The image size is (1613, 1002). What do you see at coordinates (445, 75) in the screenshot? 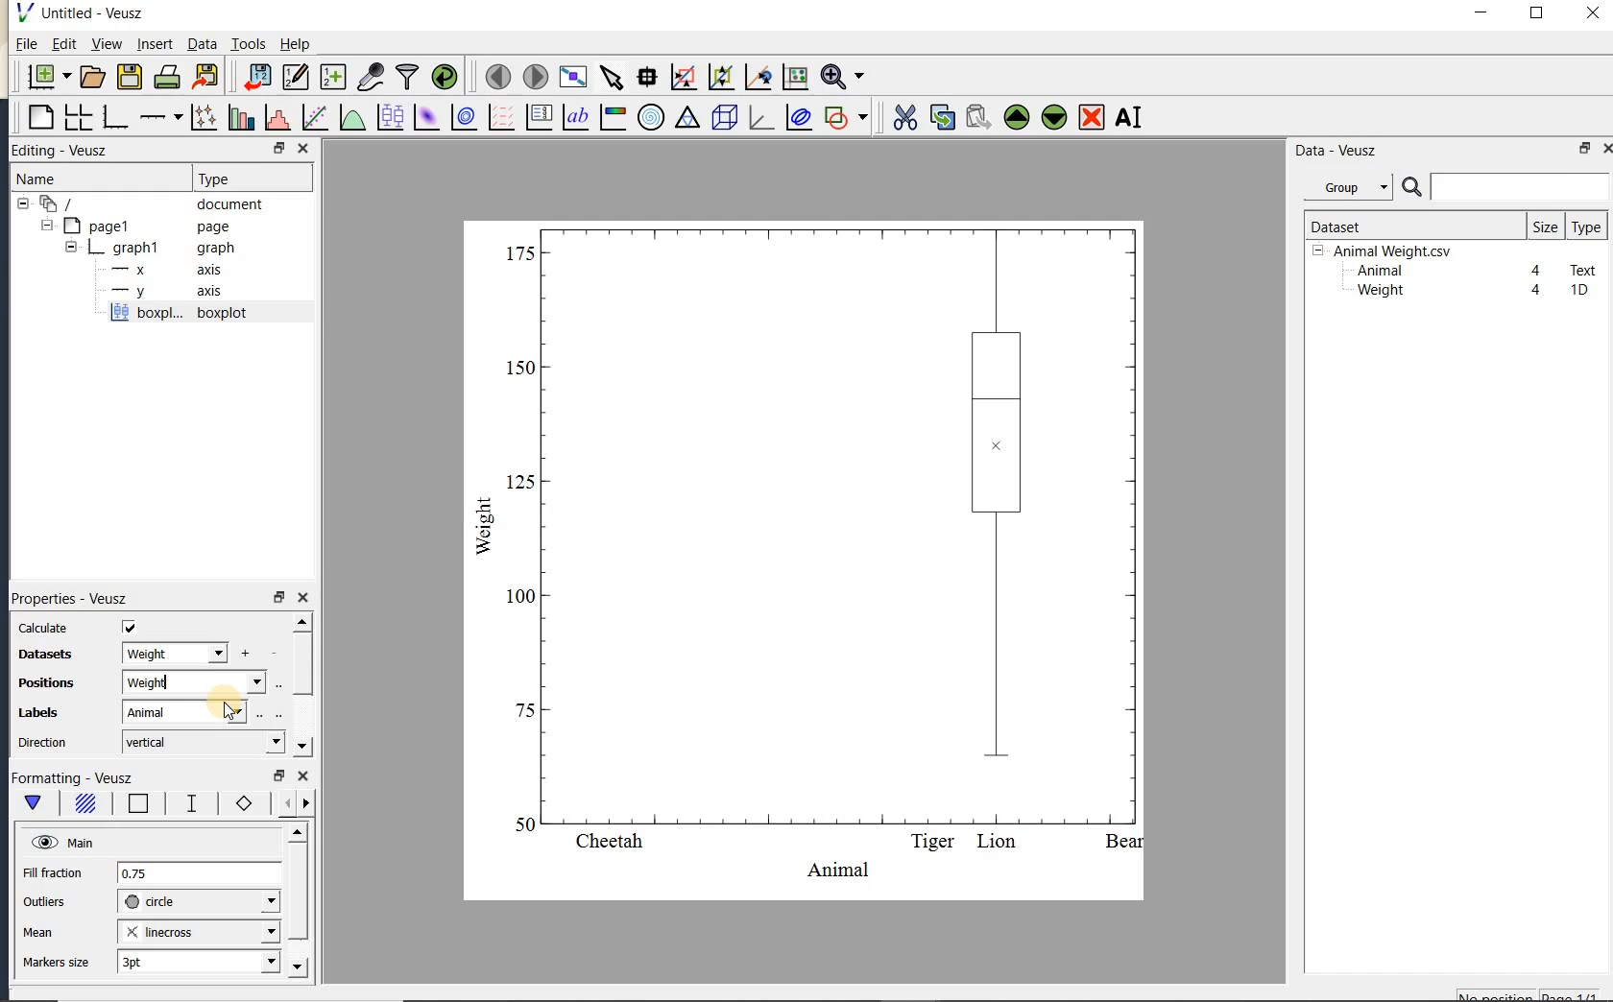
I see `reload linked datasets` at bounding box center [445, 75].